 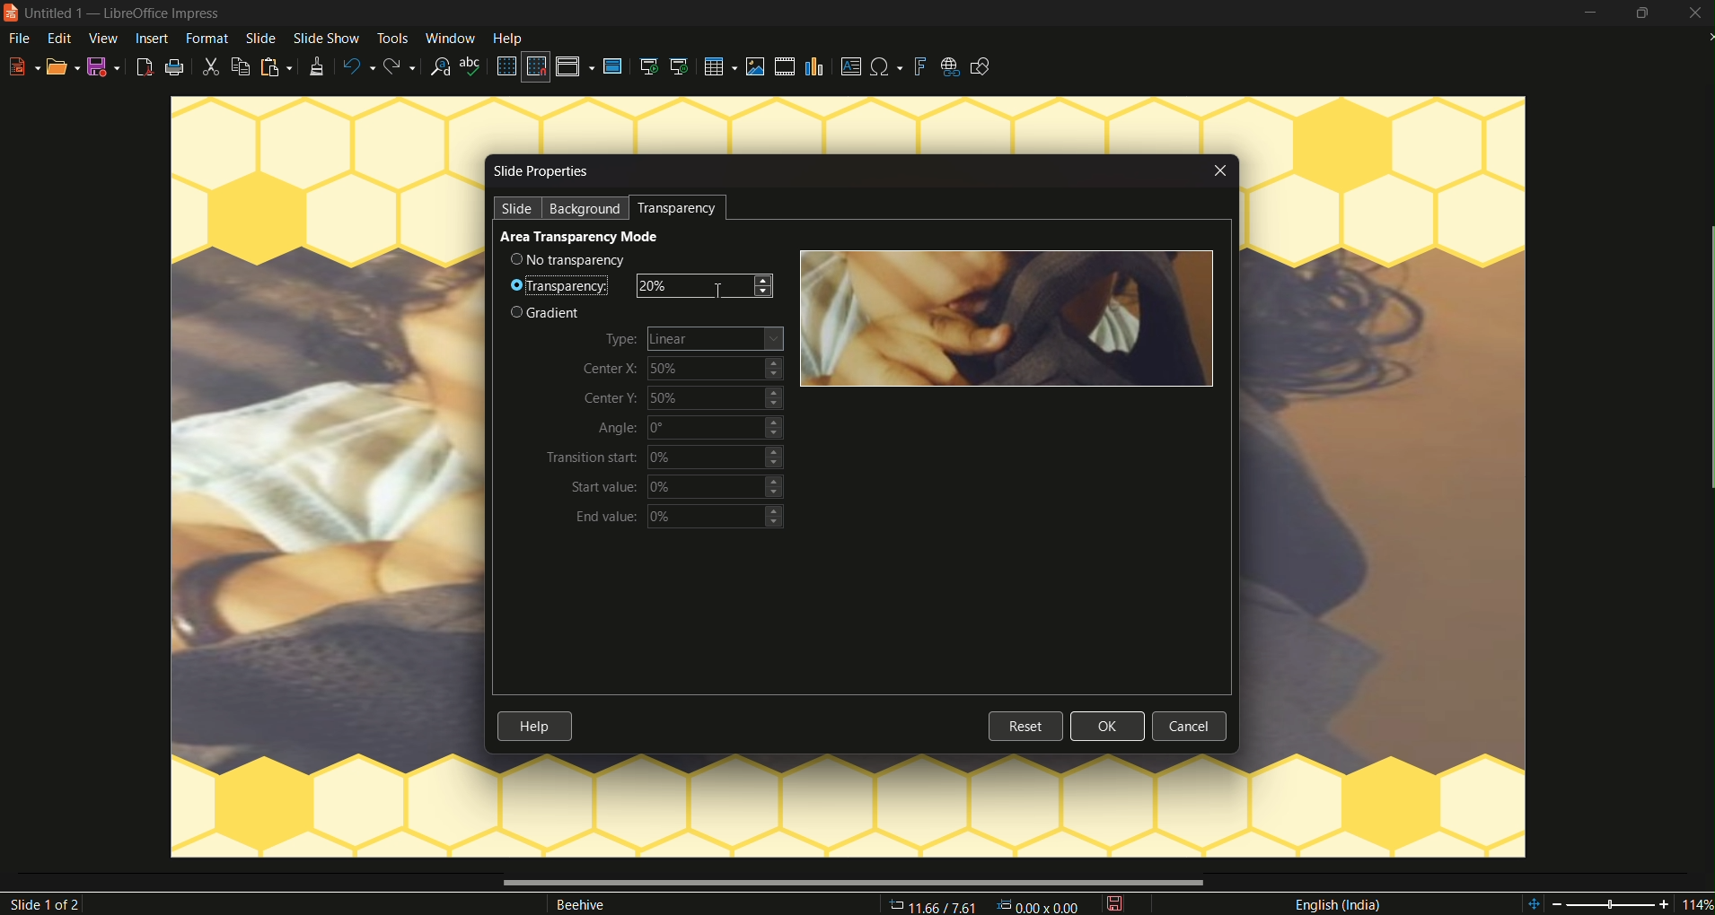 I want to click on redo, so click(x=400, y=66).